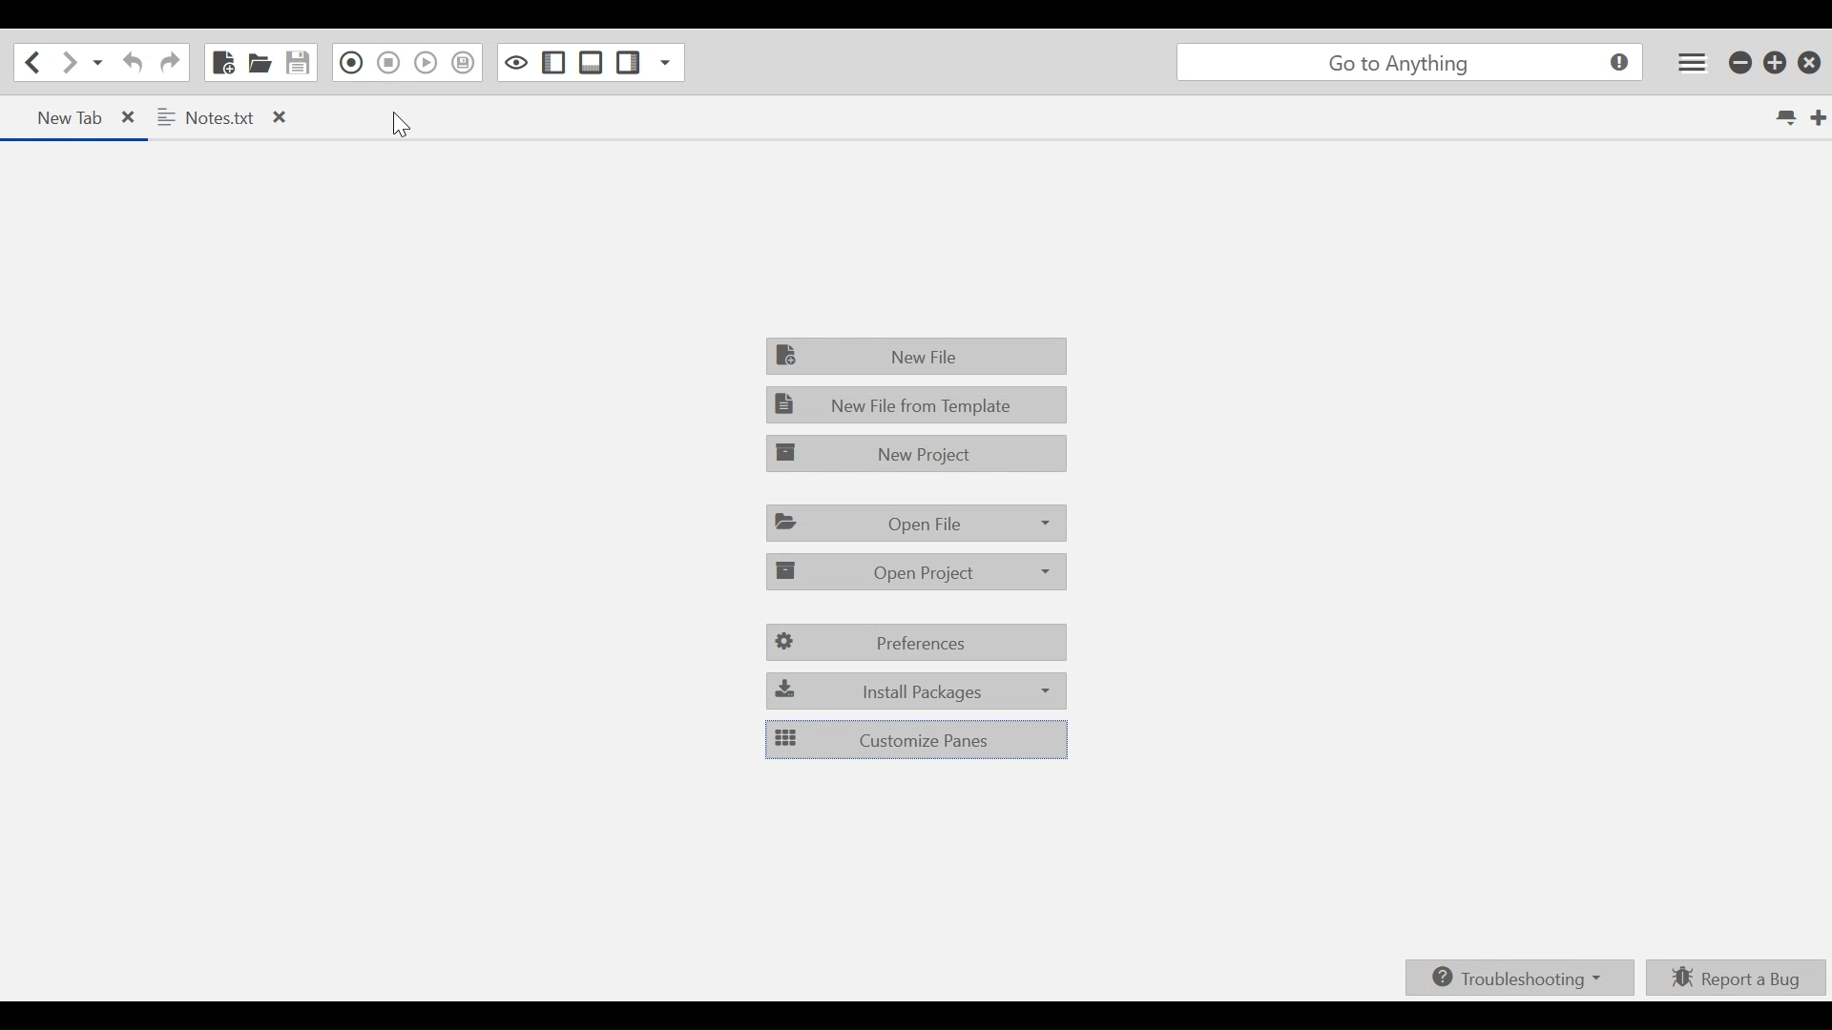 This screenshot has width=1832, height=1030. What do you see at coordinates (465, 63) in the screenshot?
I see `Save Macro to Toolbox as Superscipt` at bounding box center [465, 63].